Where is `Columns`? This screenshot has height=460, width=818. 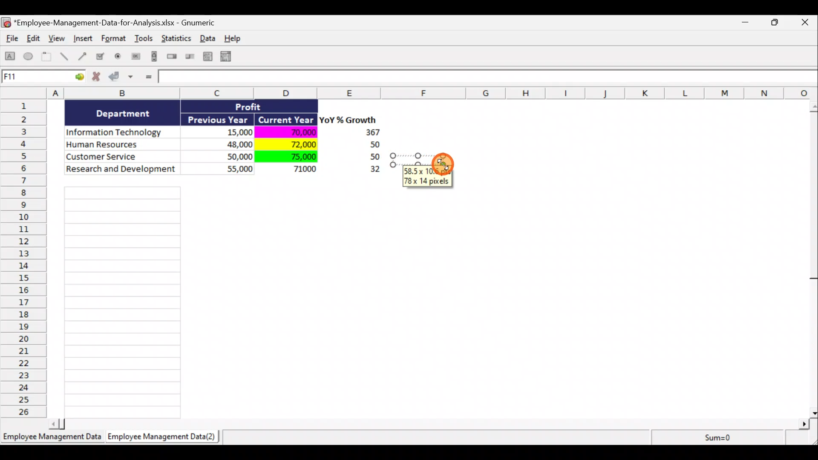 Columns is located at coordinates (412, 93).